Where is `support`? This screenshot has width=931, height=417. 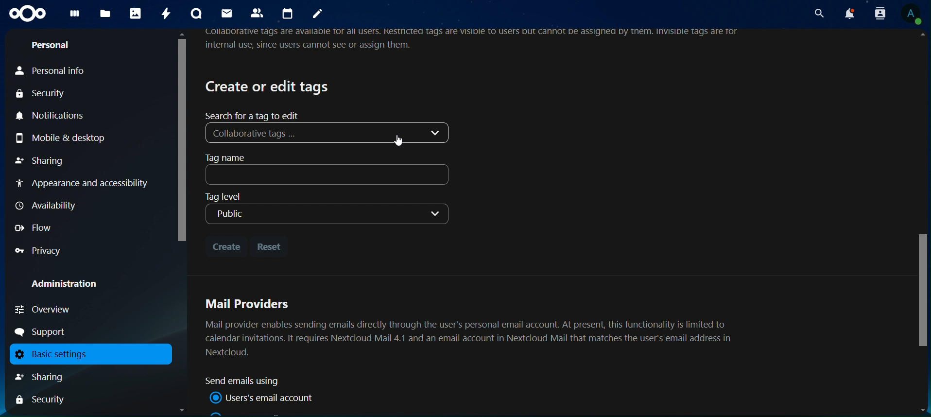 support is located at coordinates (44, 332).